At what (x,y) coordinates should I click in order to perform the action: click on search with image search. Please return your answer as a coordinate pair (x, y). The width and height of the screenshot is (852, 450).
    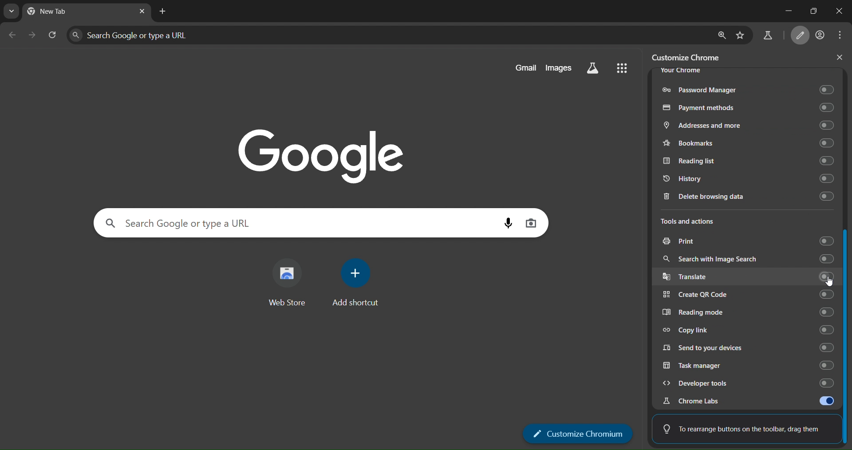
    Looking at the image, I should click on (748, 257).